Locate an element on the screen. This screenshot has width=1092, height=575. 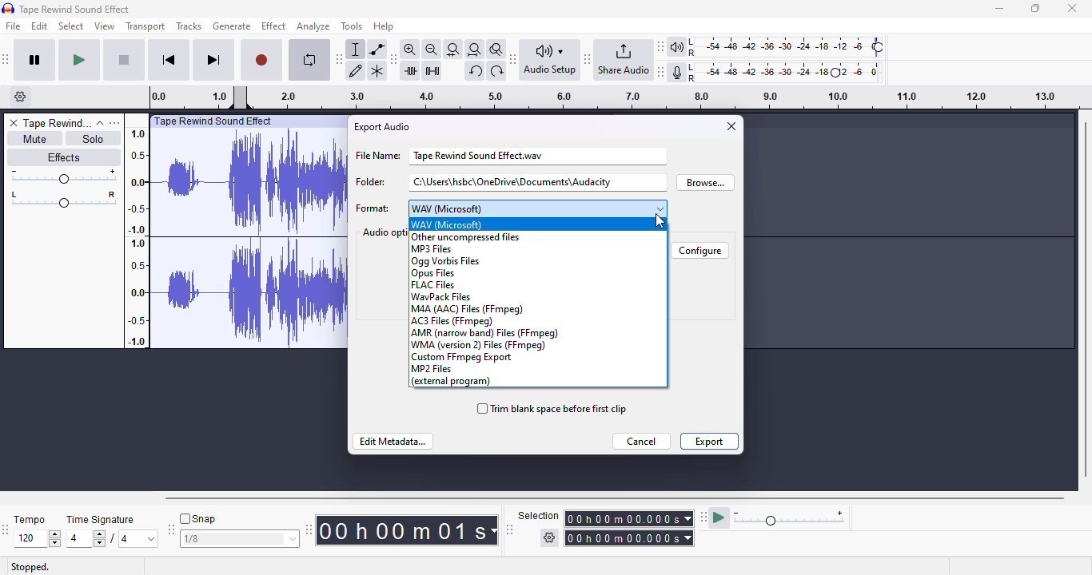
ogg vorbis files is located at coordinates (445, 262).